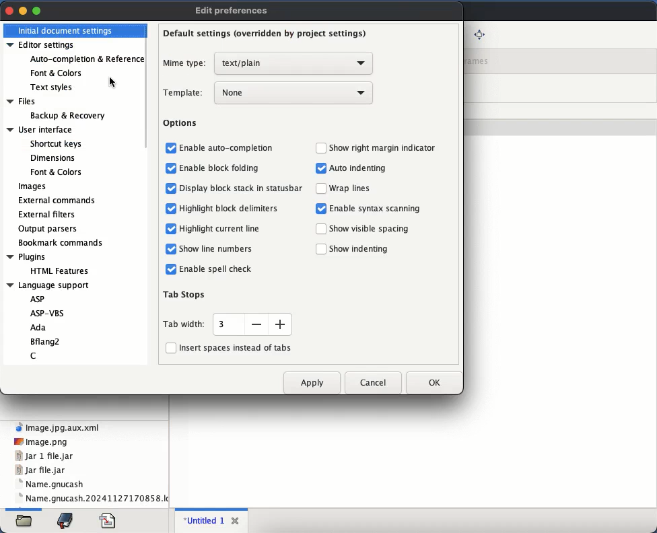  I want to click on checkbox, so click(170, 188).